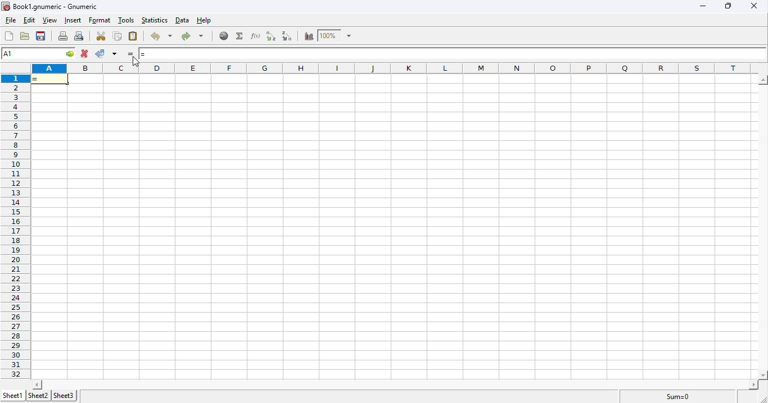 The width and height of the screenshot is (768, 403). Describe the element at coordinates (271, 36) in the screenshot. I see `sort ascending` at that location.